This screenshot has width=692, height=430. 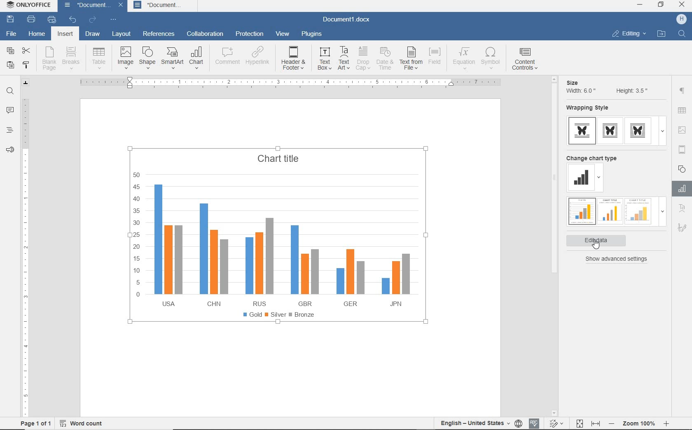 What do you see at coordinates (581, 91) in the screenshot?
I see `Width: 6.0"` at bounding box center [581, 91].